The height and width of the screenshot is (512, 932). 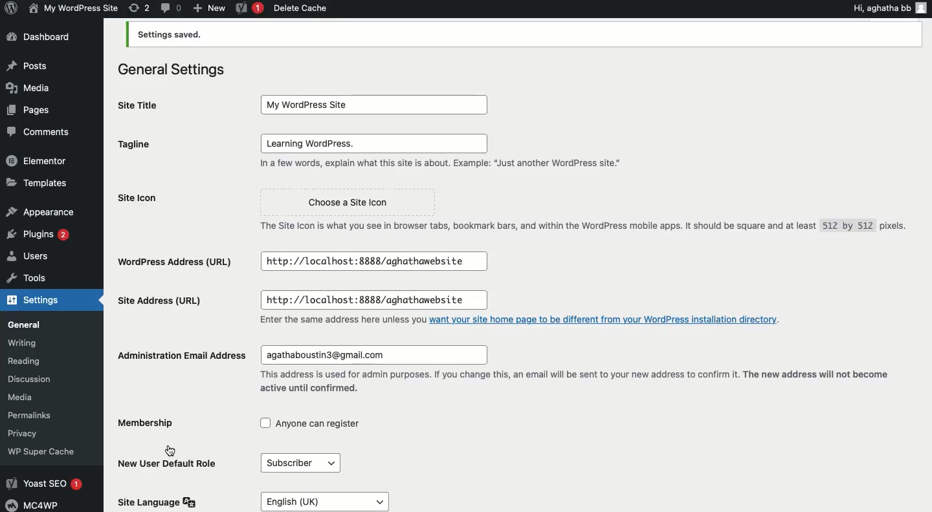 What do you see at coordinates (38, 235) in the screenshot?
I see `Plugins 2` at bounding box center [38, 235].